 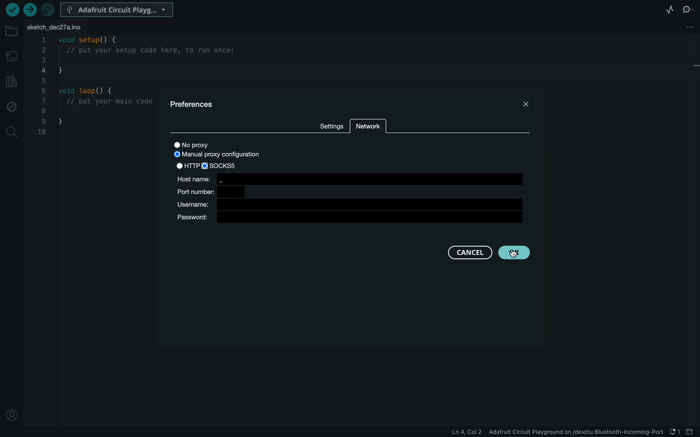 I want to click on cursor, so click(x=518, y=255).